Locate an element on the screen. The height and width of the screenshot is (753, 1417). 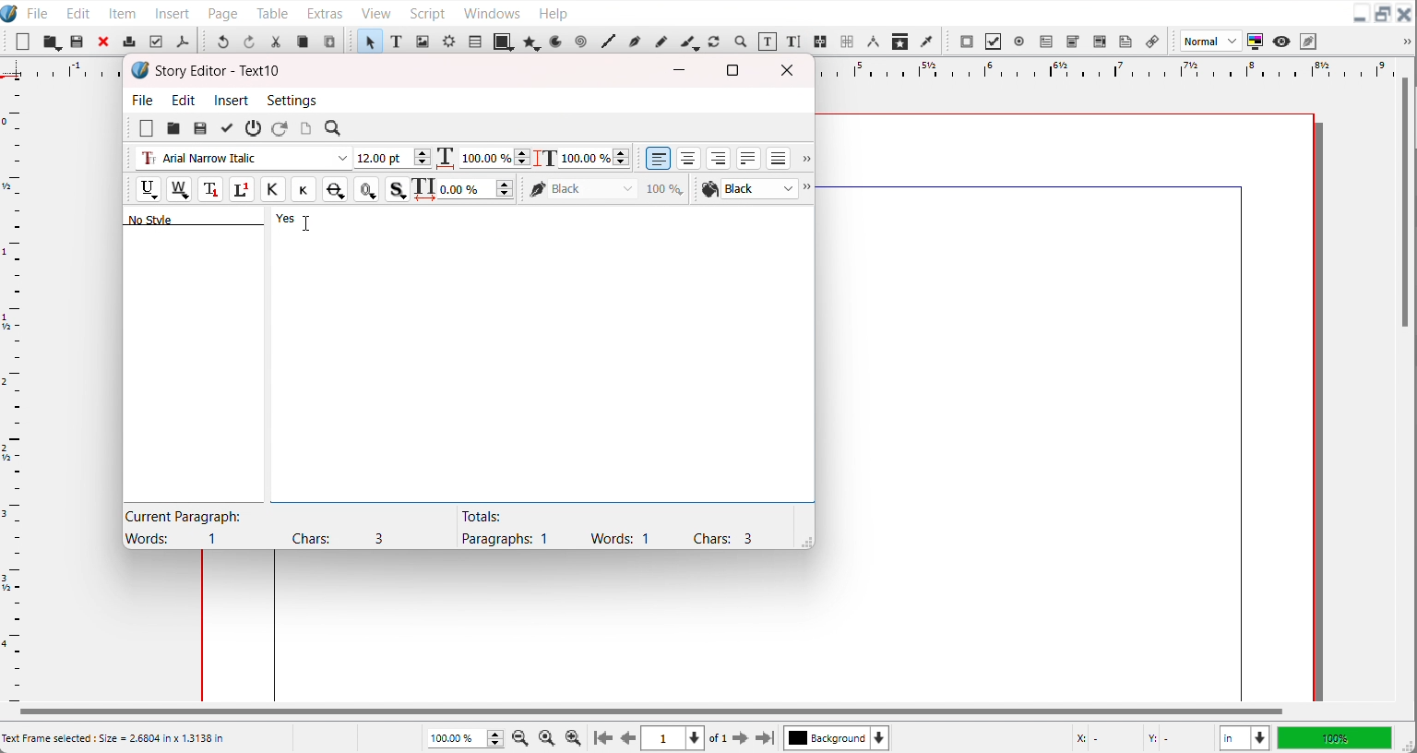
Underline is located at coordinates (148, 189).